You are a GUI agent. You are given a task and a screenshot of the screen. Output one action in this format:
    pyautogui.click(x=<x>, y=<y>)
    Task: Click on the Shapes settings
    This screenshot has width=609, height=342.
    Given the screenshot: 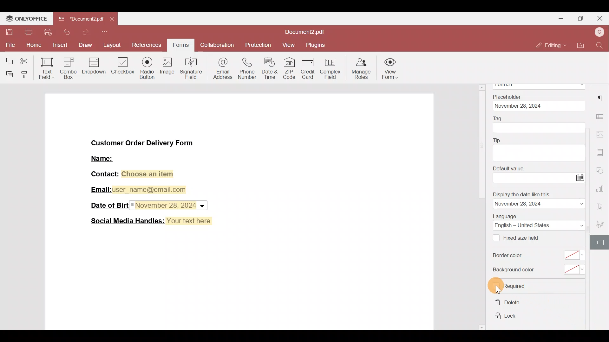 What is the action you would take?
    pyautogui.click(x=601, y=171)
    